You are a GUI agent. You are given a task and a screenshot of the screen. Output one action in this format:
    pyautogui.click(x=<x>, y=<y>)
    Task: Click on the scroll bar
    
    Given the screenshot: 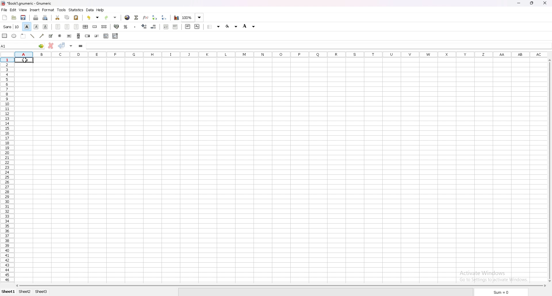 What is the action you would take?
    pyautogui.click(x=281, y=285)
    